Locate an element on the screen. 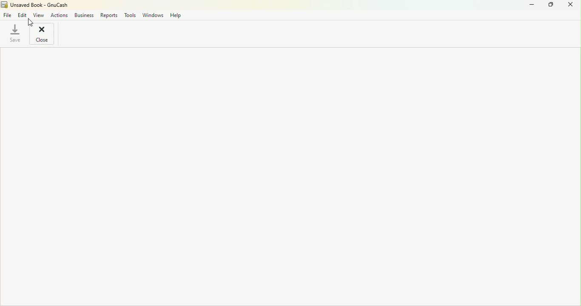 This screenshot has height=306, width=581. File is located at coordinates (6, 15).